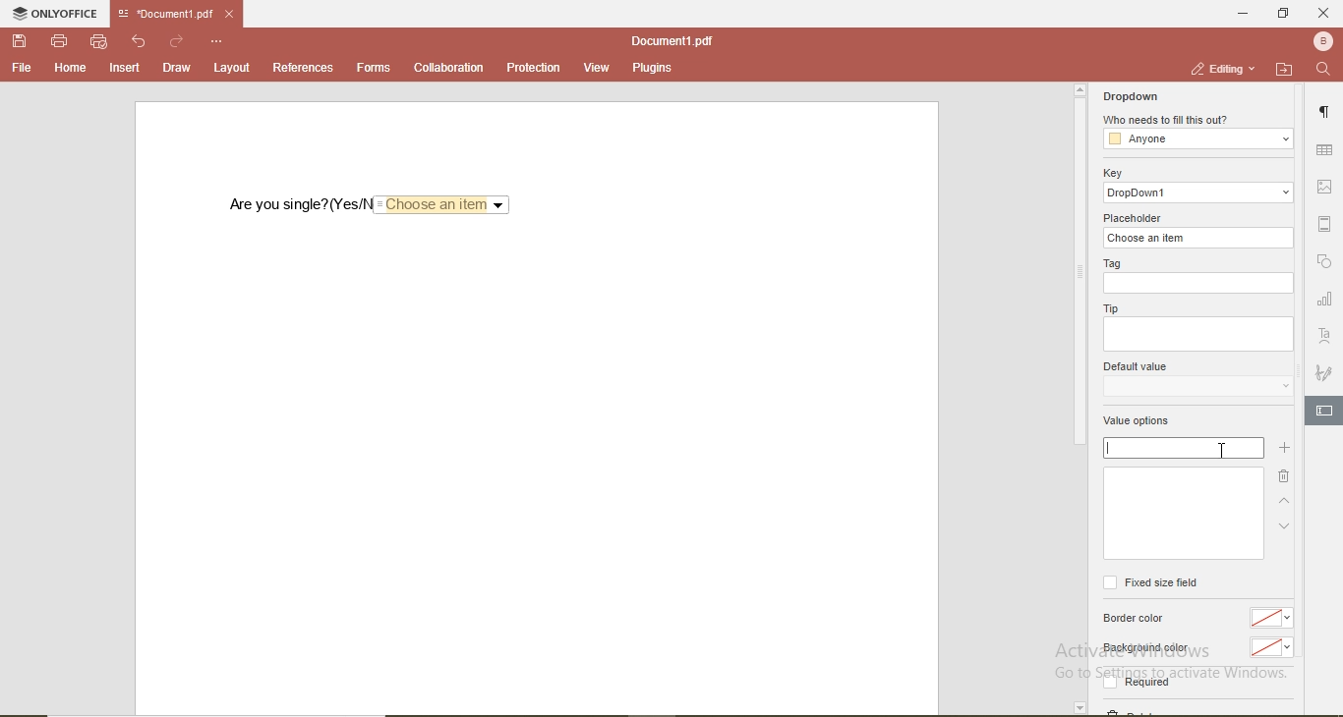 This screenshot has height=717, width=1343. Describe the element at coordinates (1241, 15) in the screenshot. I see `minimise` at that location.